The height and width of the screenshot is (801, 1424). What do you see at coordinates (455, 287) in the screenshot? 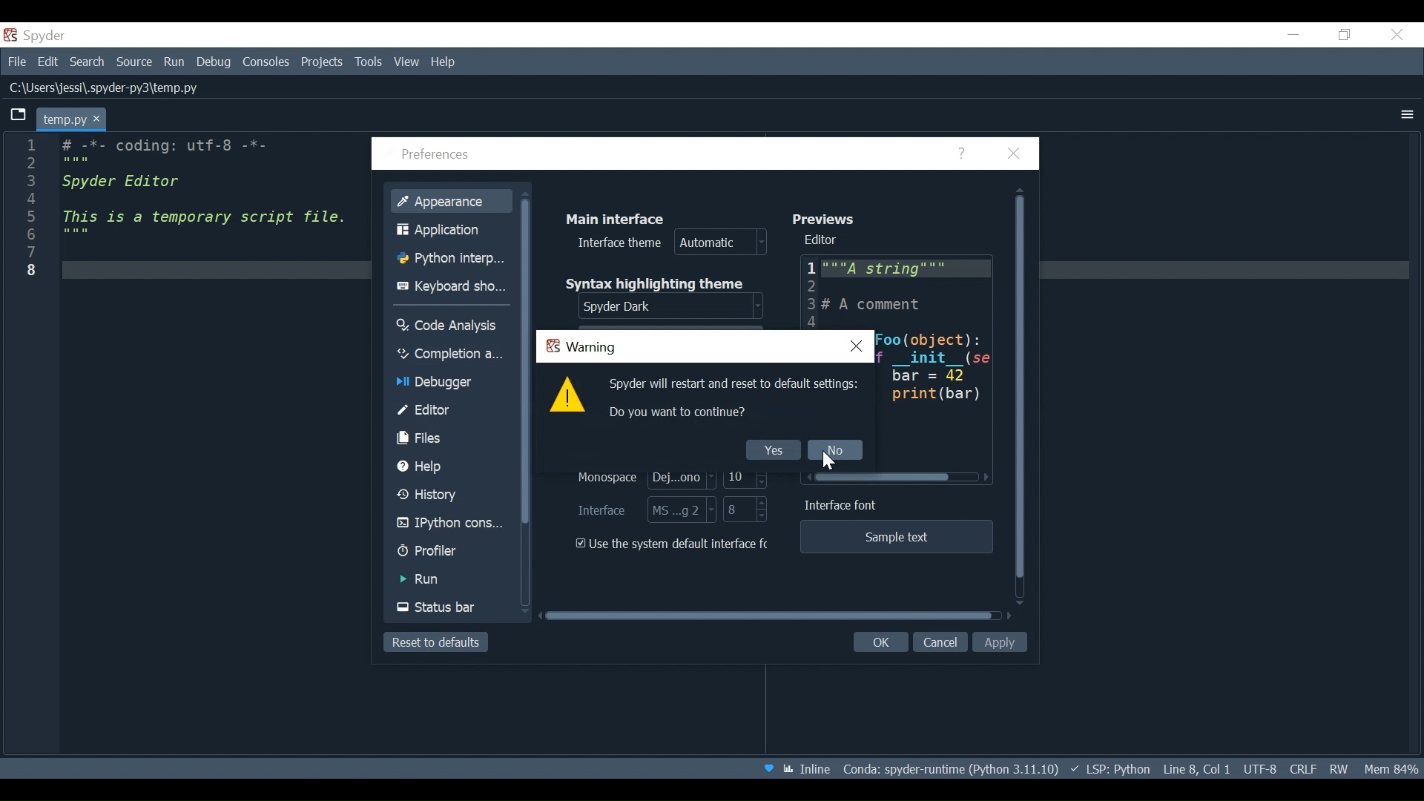
I see `Keyboard Shortcuts` at bounding box center [455, 287].